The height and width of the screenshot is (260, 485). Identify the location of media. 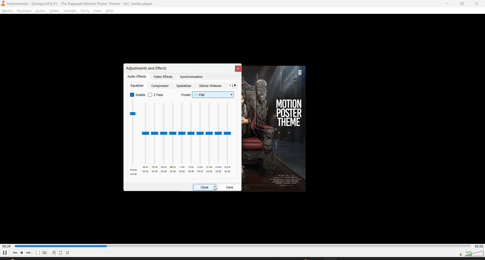
(7, 11).